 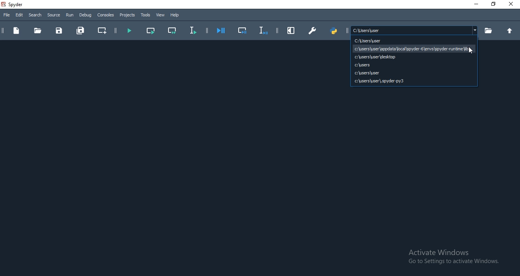 I want to click on C:\Users\user\appdata\local\spyder6\env\spyder-runtime\lib, so click(x=413, y=48).